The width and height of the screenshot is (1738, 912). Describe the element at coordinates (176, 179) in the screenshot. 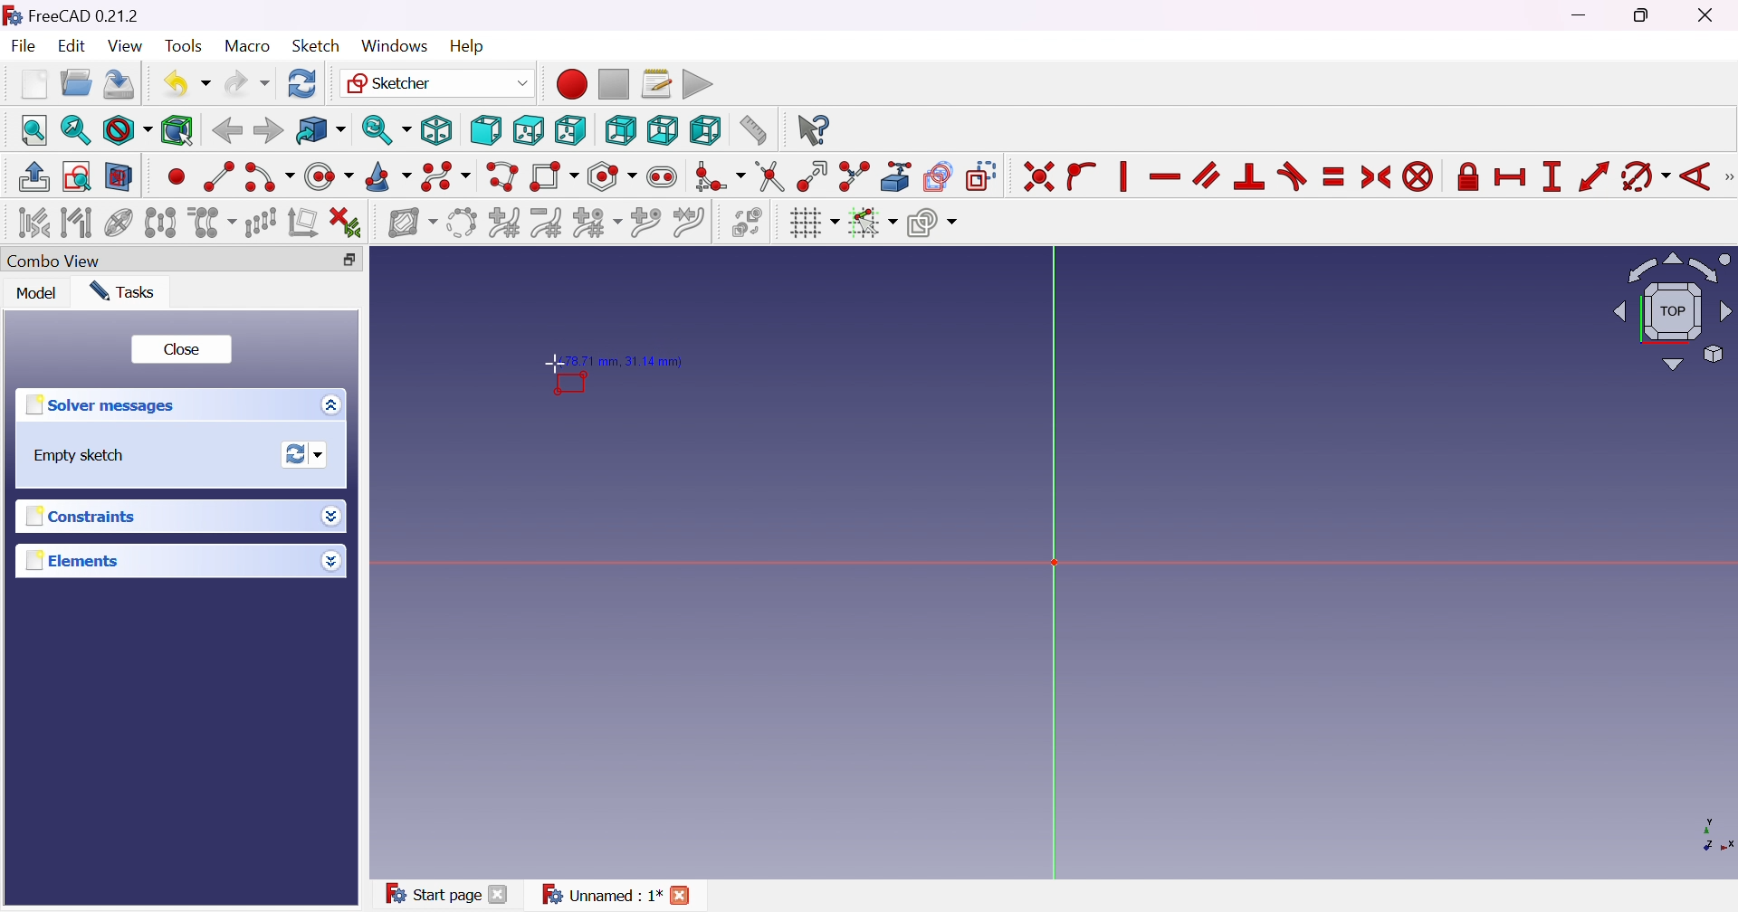

I see `Create point` at that location.